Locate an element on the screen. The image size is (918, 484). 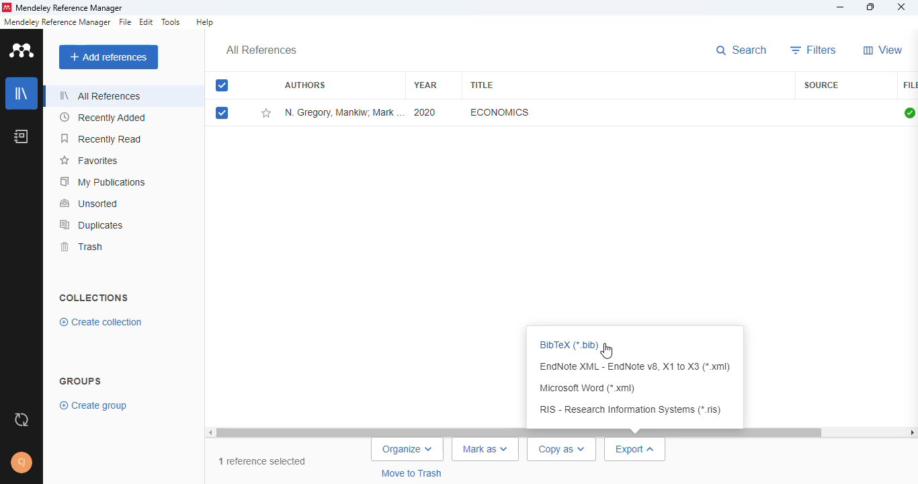
organize is located at coordinates (407, 449).